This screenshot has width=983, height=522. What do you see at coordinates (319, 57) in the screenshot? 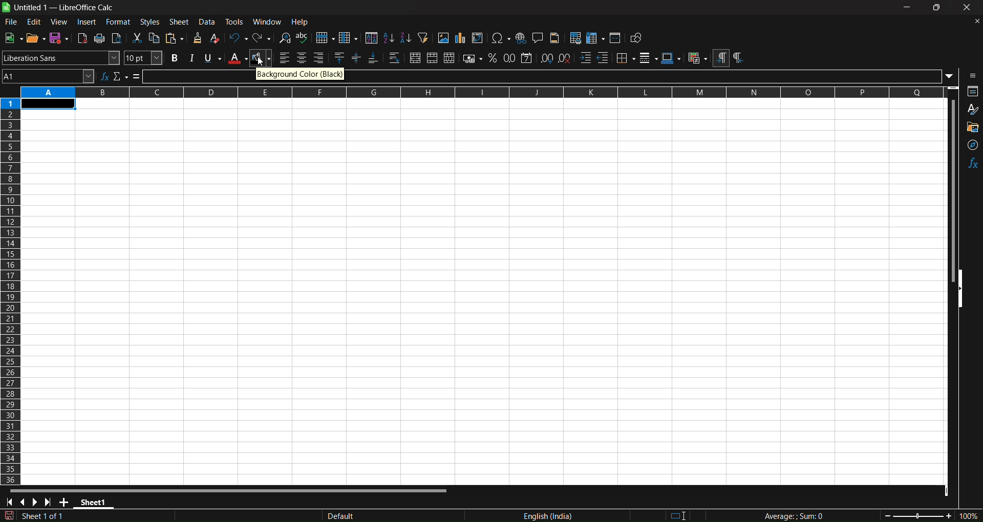
I see `align right` at bounding box center [319, 57].